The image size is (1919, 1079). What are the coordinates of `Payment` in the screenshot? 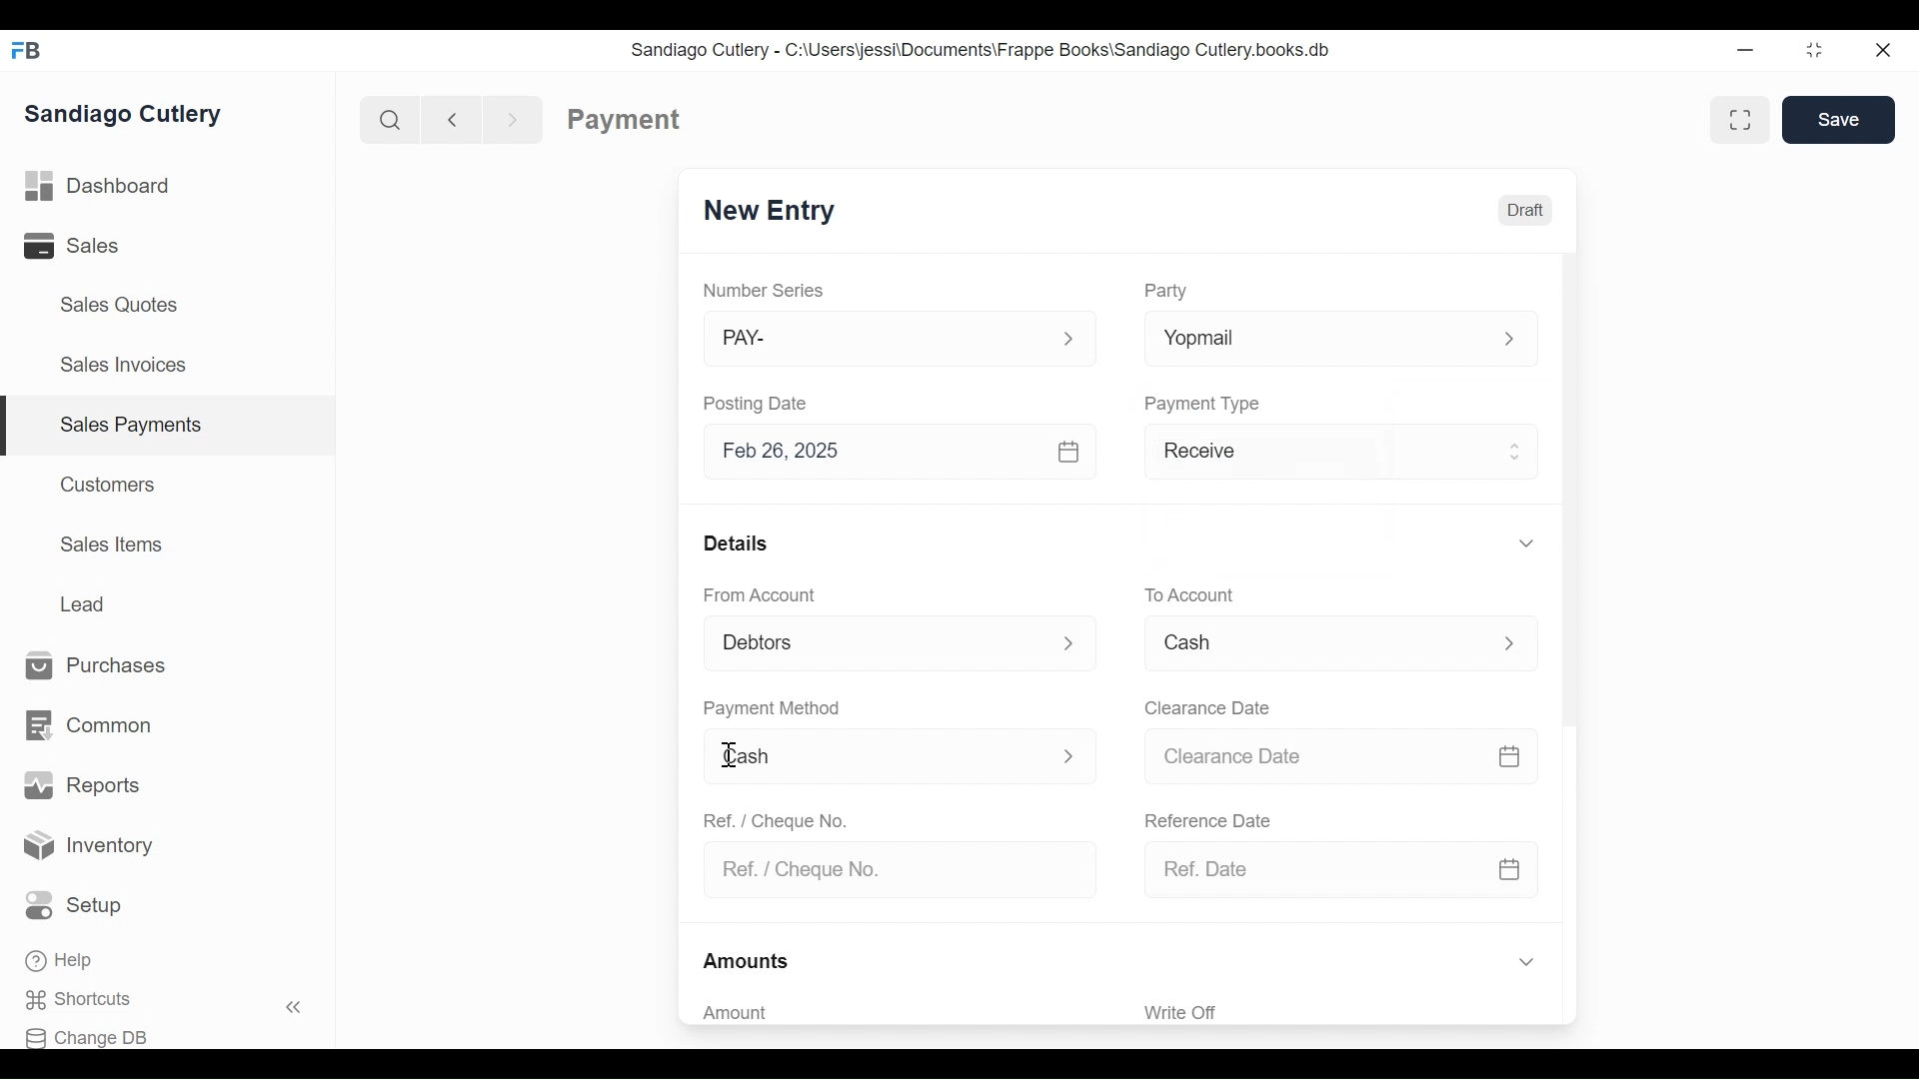 It's located at (625, 120).